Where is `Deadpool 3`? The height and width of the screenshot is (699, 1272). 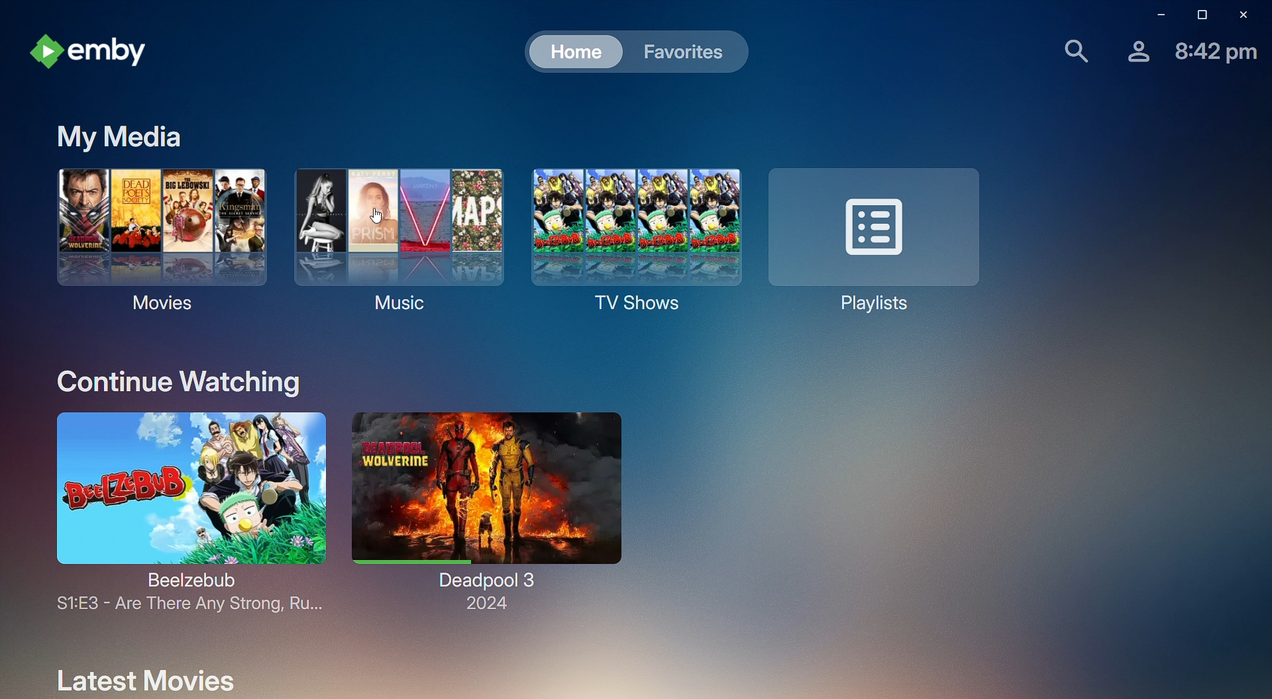 Deadpool 3 is located at coordinates (503, 511).